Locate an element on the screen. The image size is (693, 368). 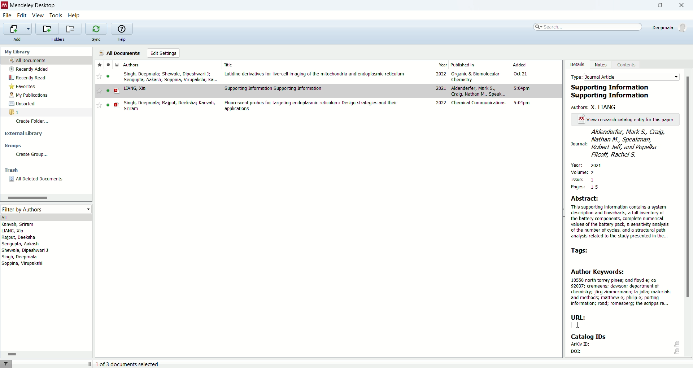
2022 is located at coordinates (440, 73).